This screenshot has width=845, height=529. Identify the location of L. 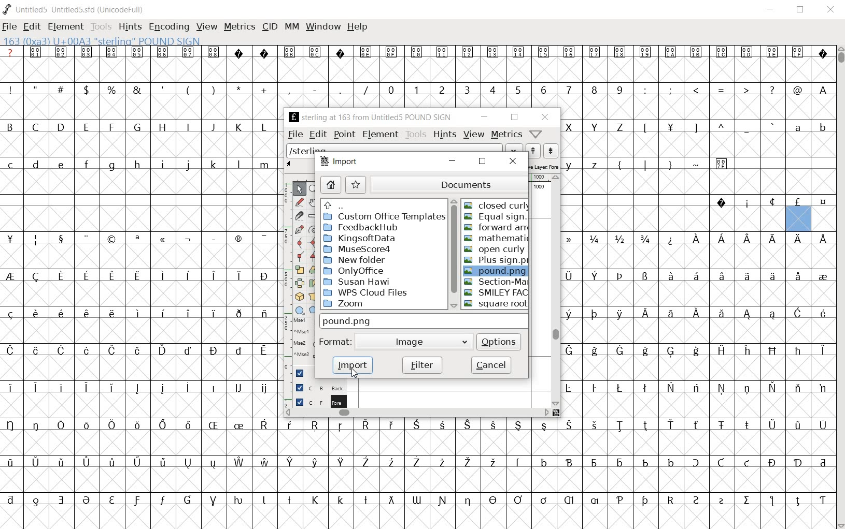
(264, 127).